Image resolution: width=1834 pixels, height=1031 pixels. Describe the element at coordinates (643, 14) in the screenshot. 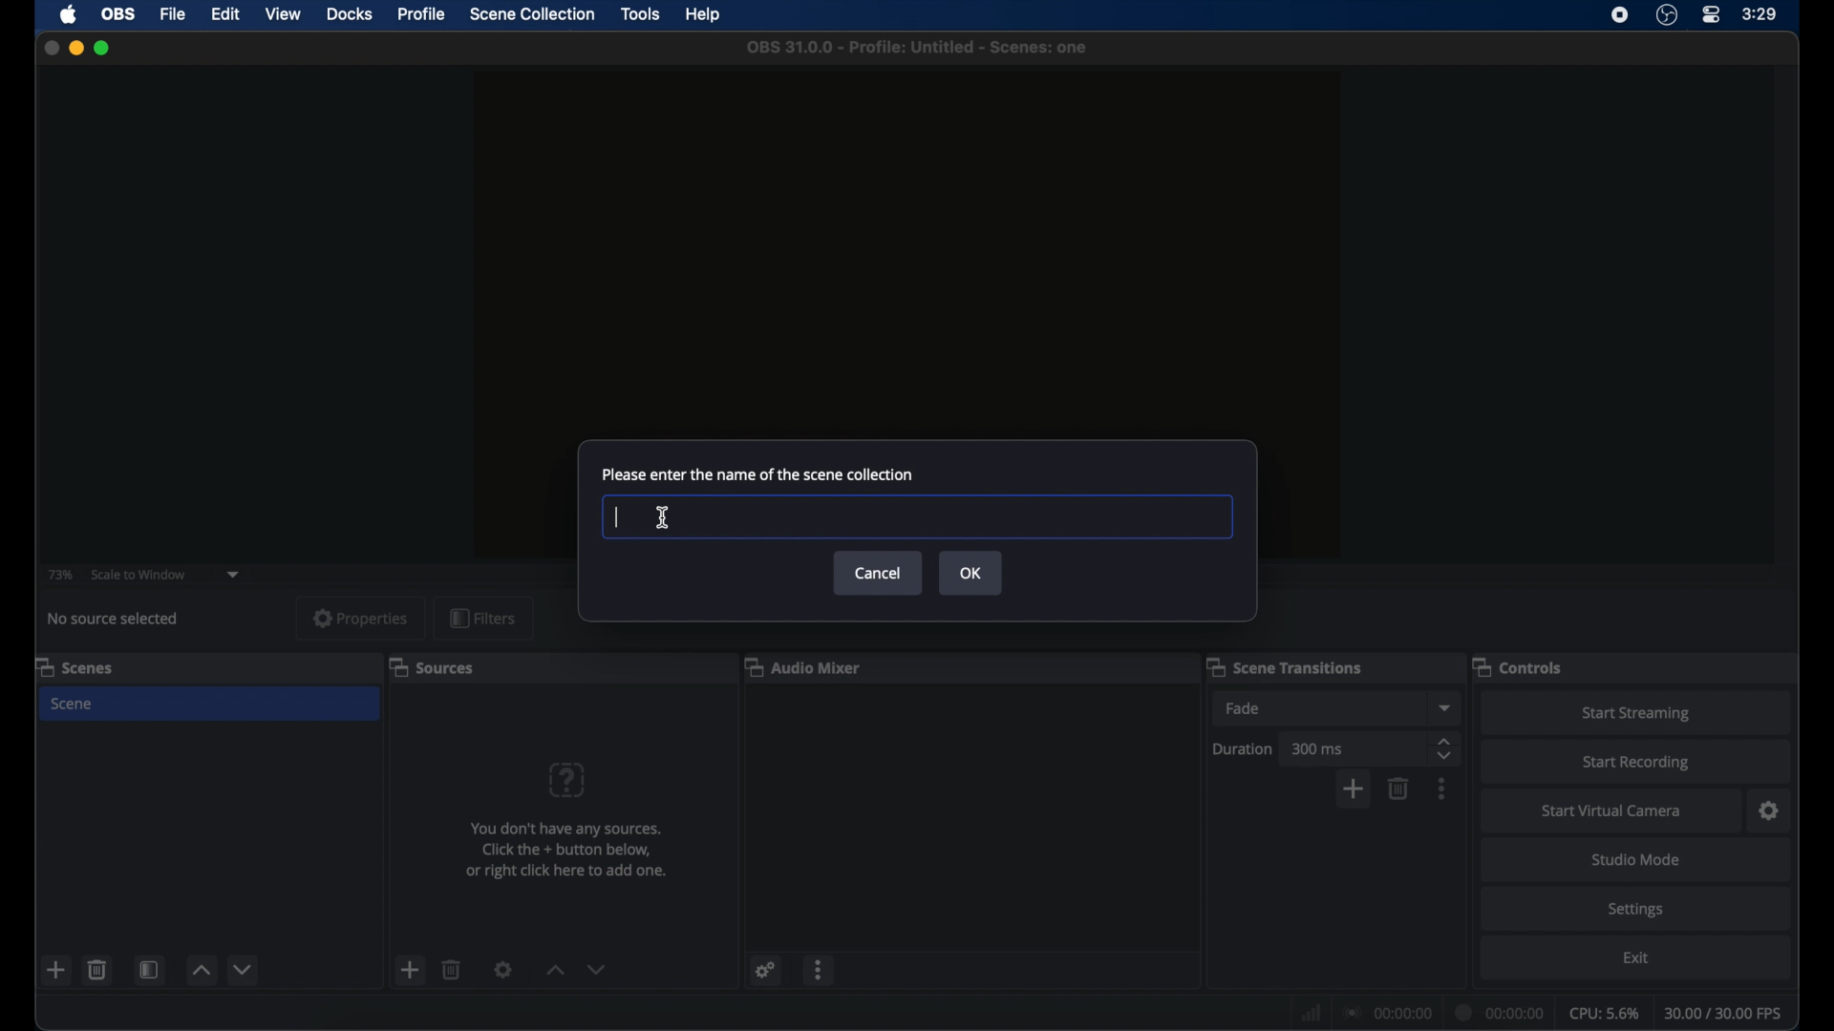

I see `tools` at that location.